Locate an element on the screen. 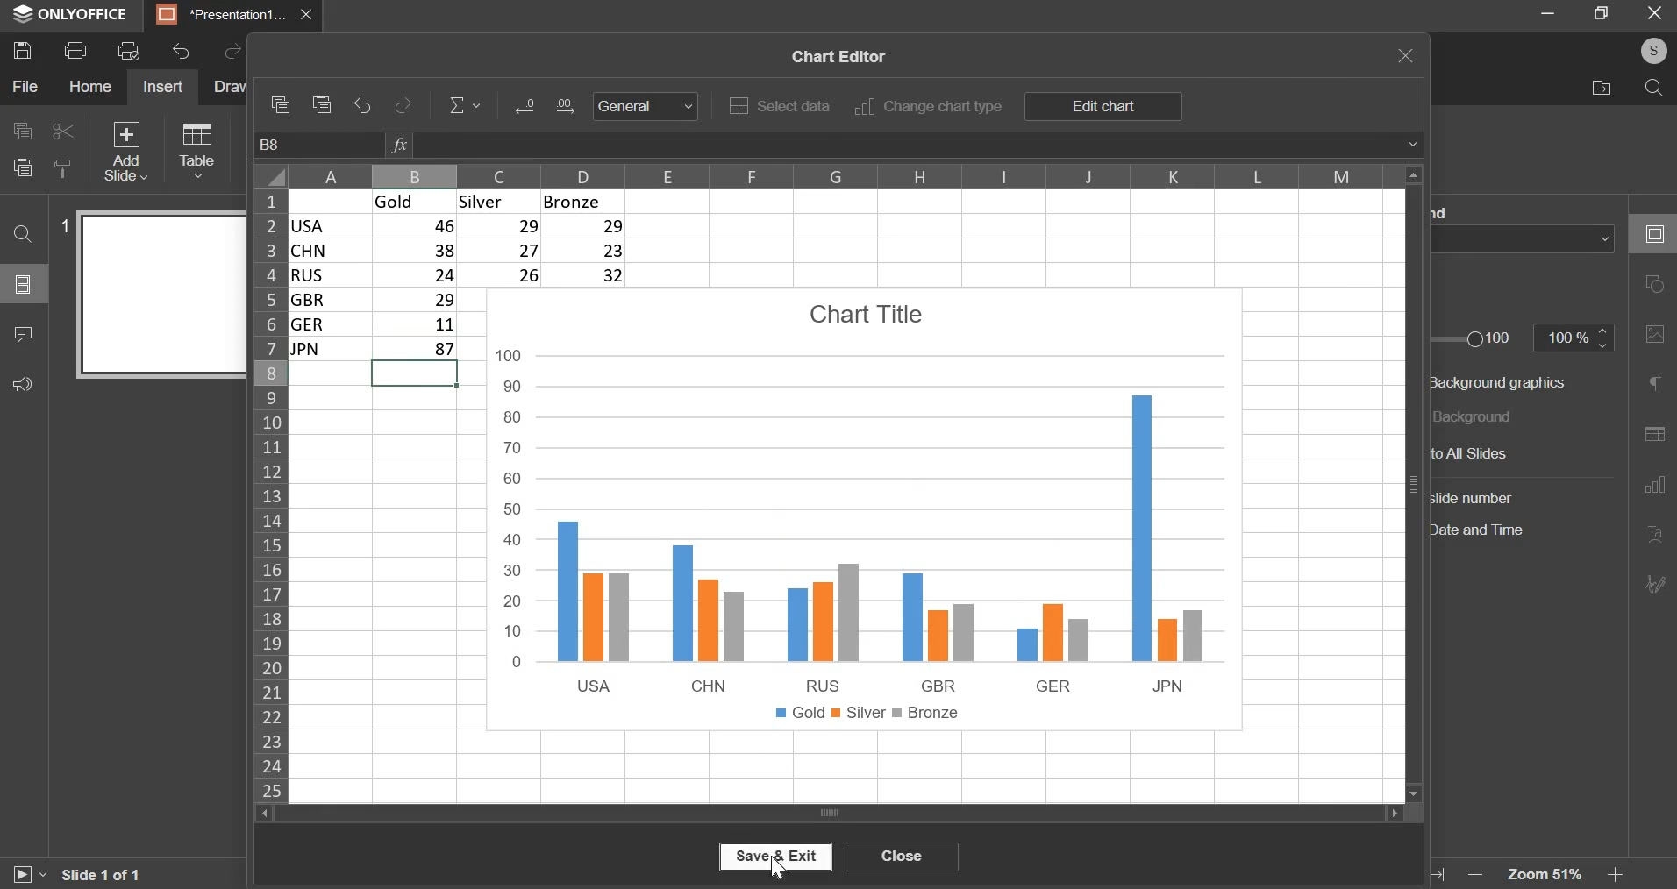 This screenshot has width=1677, height=889. horizontal slider is located at coordinates (828, 813).